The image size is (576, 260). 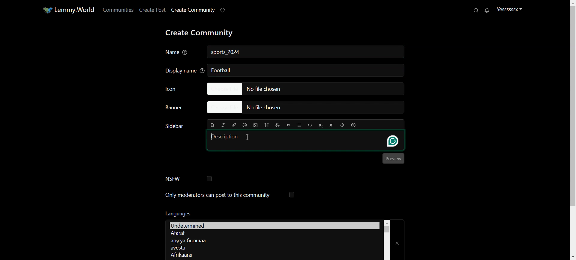 I want to click on , so click(x=200, y=33).